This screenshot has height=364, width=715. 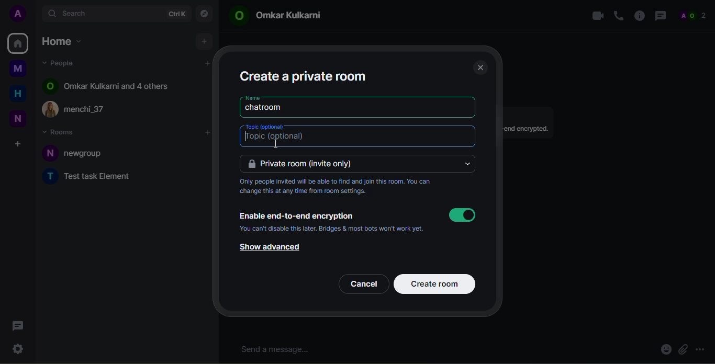 What do you see at coordinates (60, 131) in the screenshot?
I see `rooms` at bounding box center [60, 131].